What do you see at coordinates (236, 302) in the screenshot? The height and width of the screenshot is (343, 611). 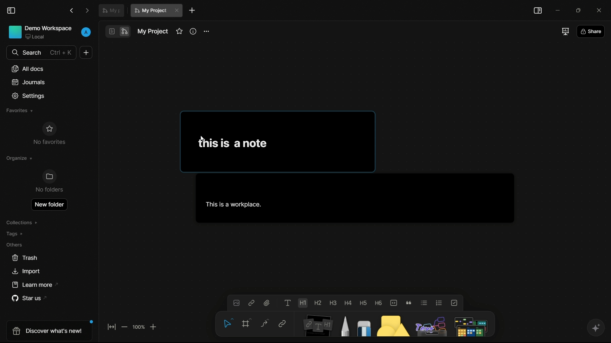 I see `insert image` at bounding box center [236, 302].